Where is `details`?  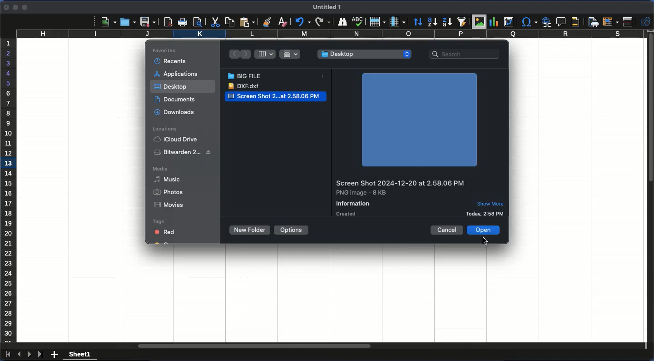 details is located at coordinates (402, 197).